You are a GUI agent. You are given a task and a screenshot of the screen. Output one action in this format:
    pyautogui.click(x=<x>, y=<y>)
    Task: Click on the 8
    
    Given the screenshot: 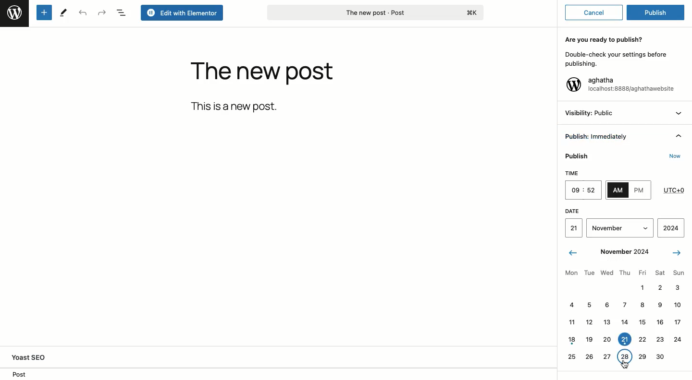 What is the action you would take?
    pyautogui.click(x=643, y=305)
    